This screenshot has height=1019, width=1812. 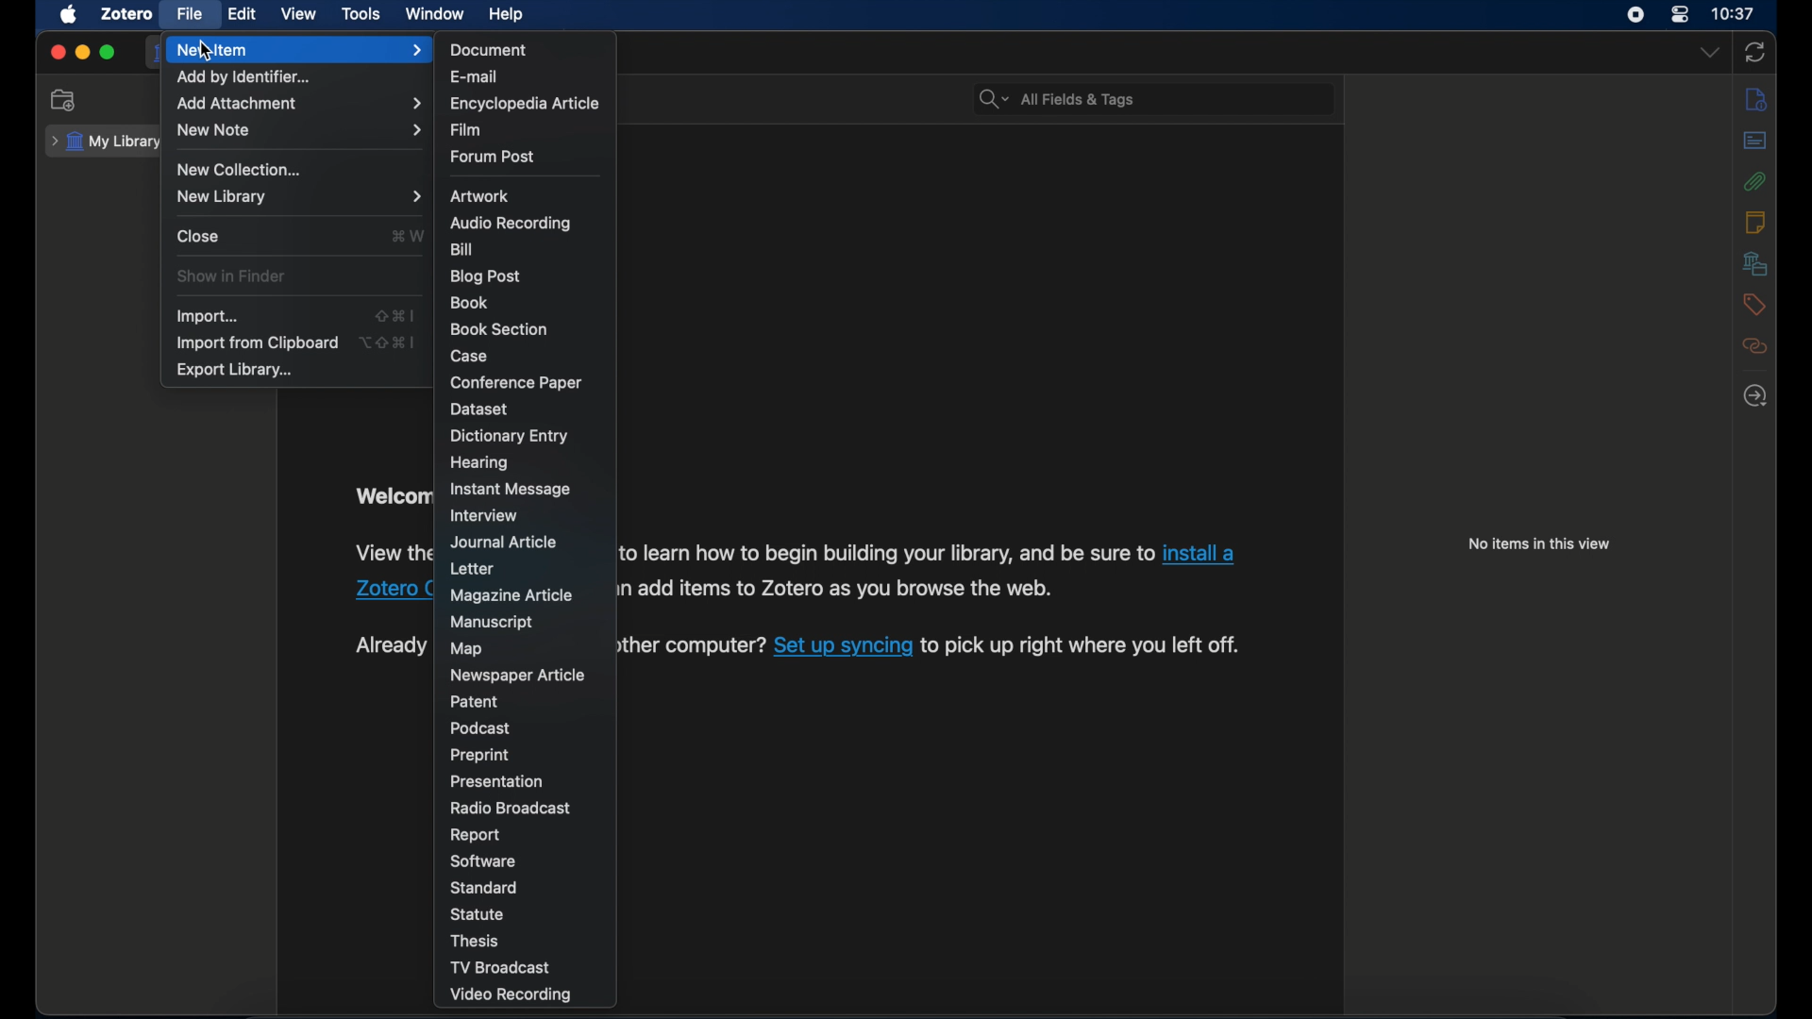 I want to click on cursor on New item, so click(x=206, y=52).